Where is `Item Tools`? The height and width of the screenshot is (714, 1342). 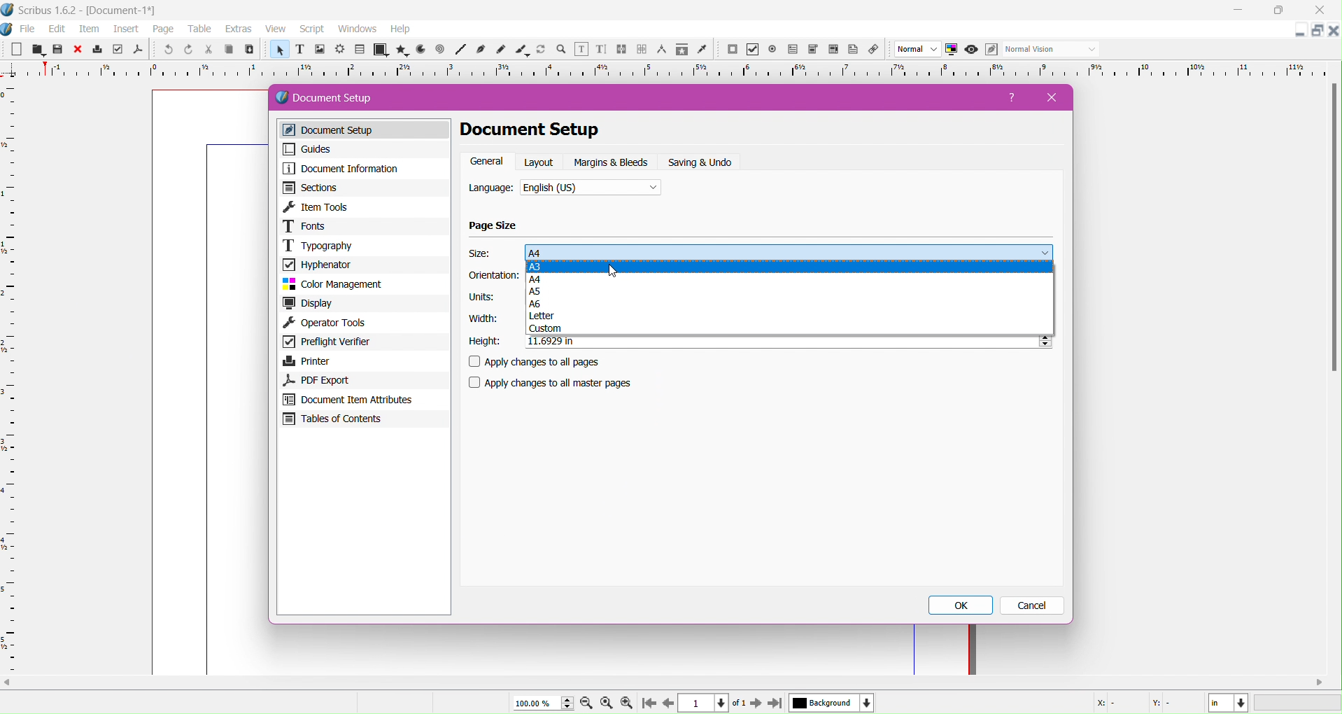
Item Tools is located at coordinates (365, 206).